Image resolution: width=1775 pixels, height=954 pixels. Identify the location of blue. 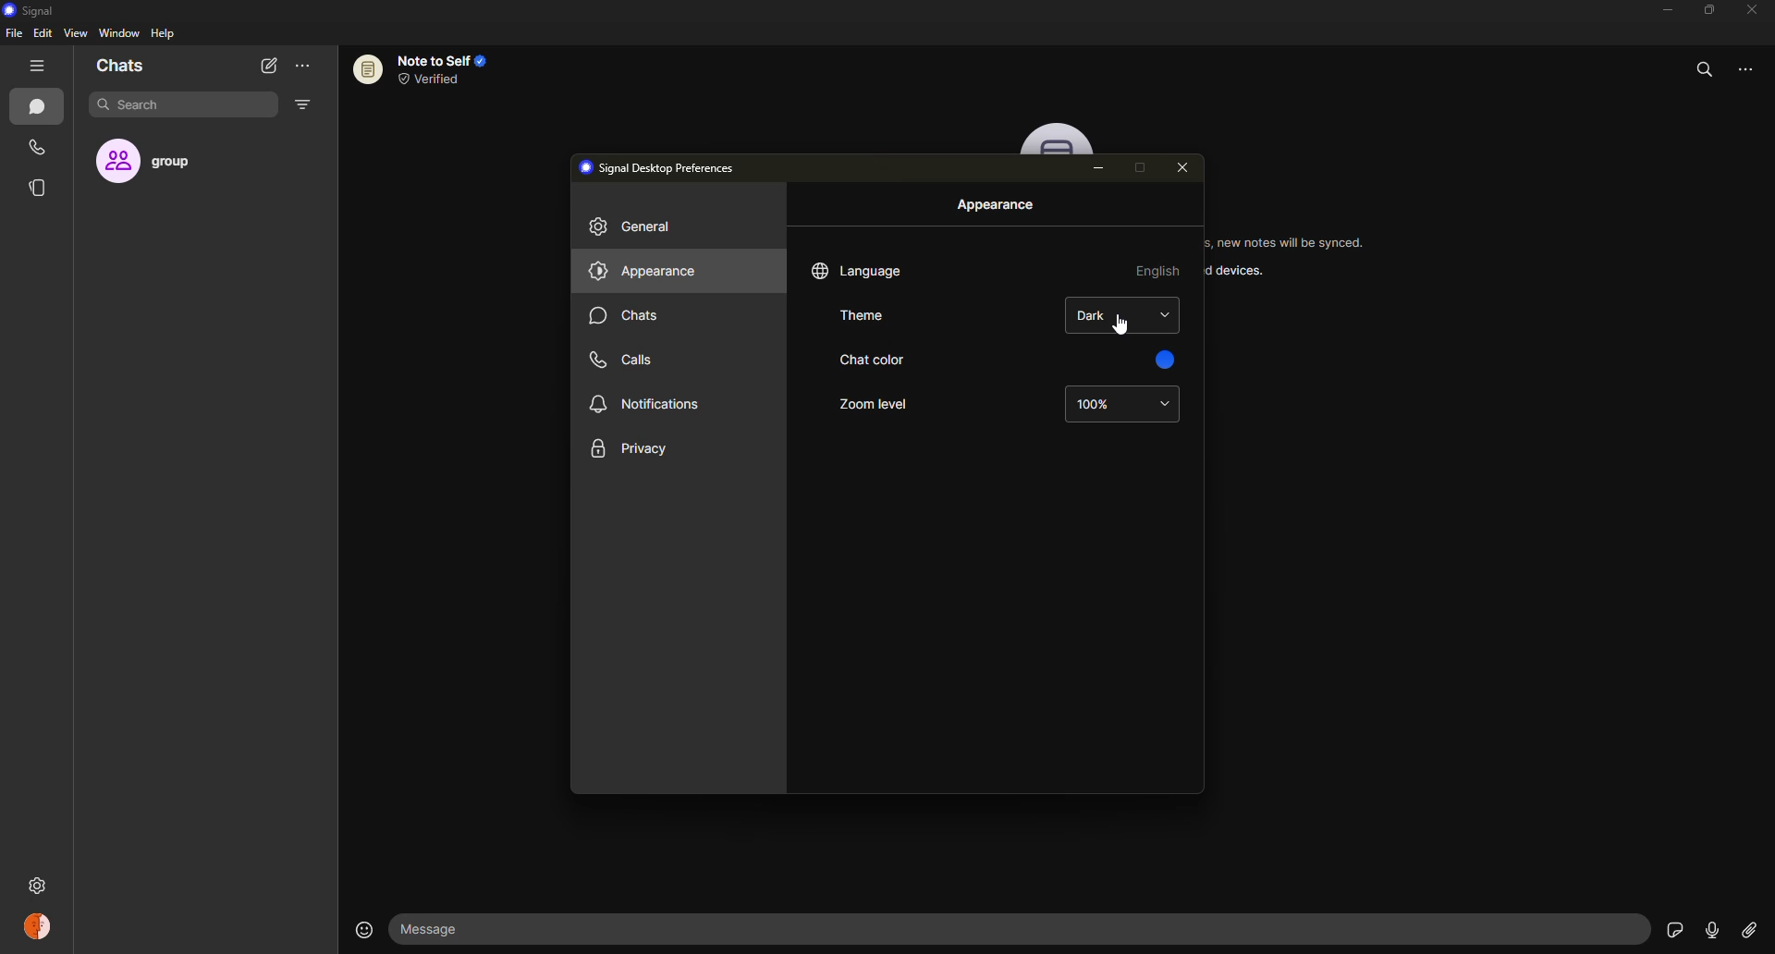
(1161, 357).